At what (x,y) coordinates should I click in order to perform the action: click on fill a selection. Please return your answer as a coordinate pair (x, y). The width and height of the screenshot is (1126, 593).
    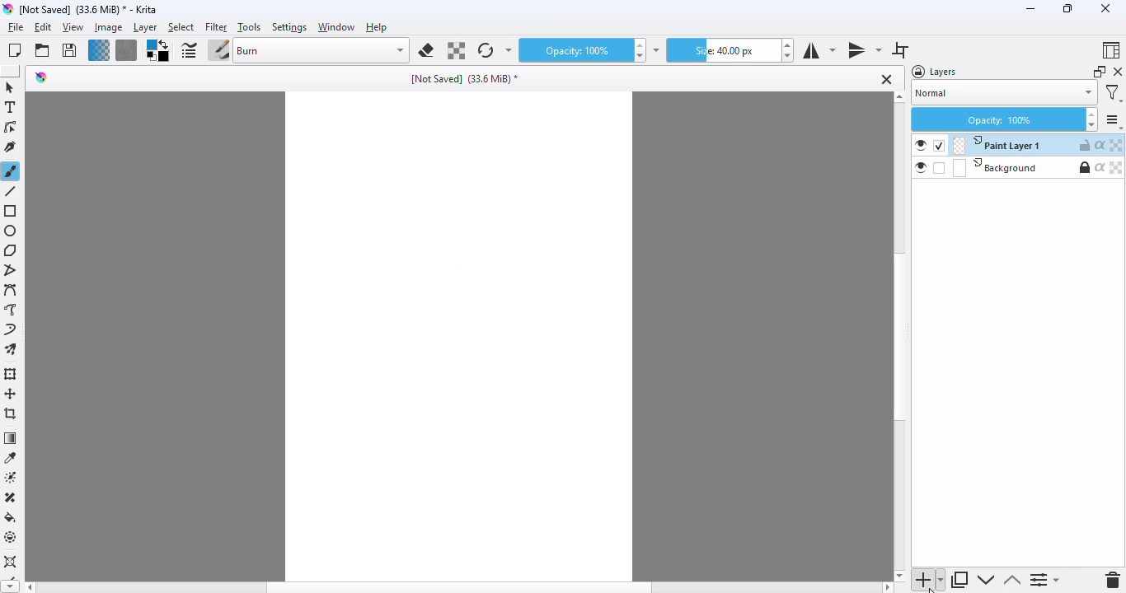
    Looking at the image, I should click on (11, 517).